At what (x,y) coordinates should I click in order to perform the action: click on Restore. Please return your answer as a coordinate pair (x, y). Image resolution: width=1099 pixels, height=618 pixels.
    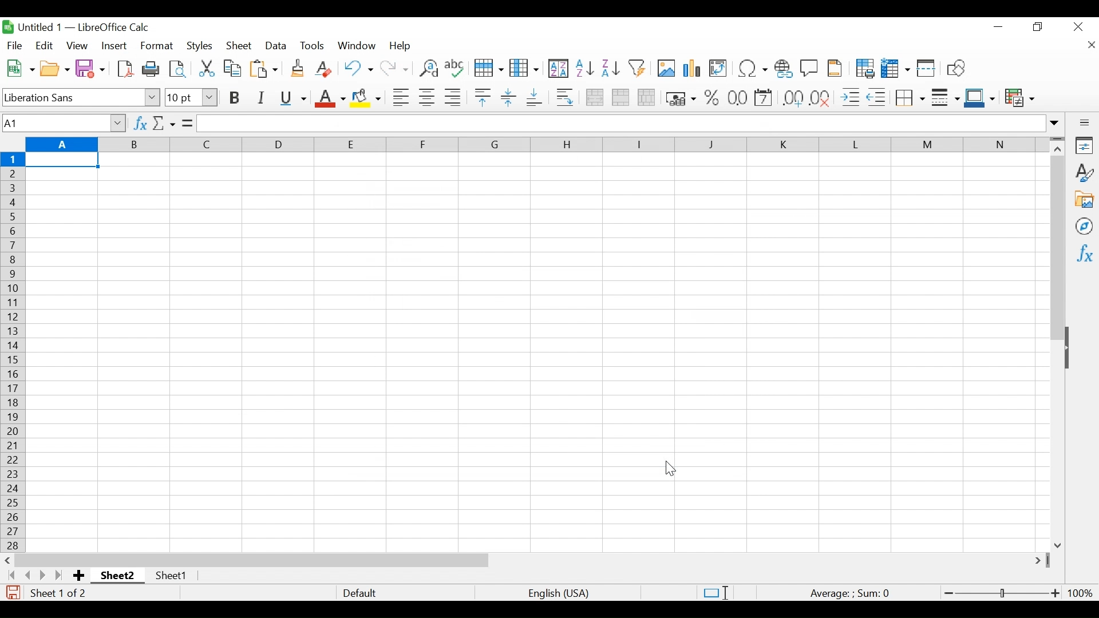
    Looking at the image, I should click on (1038, 28).